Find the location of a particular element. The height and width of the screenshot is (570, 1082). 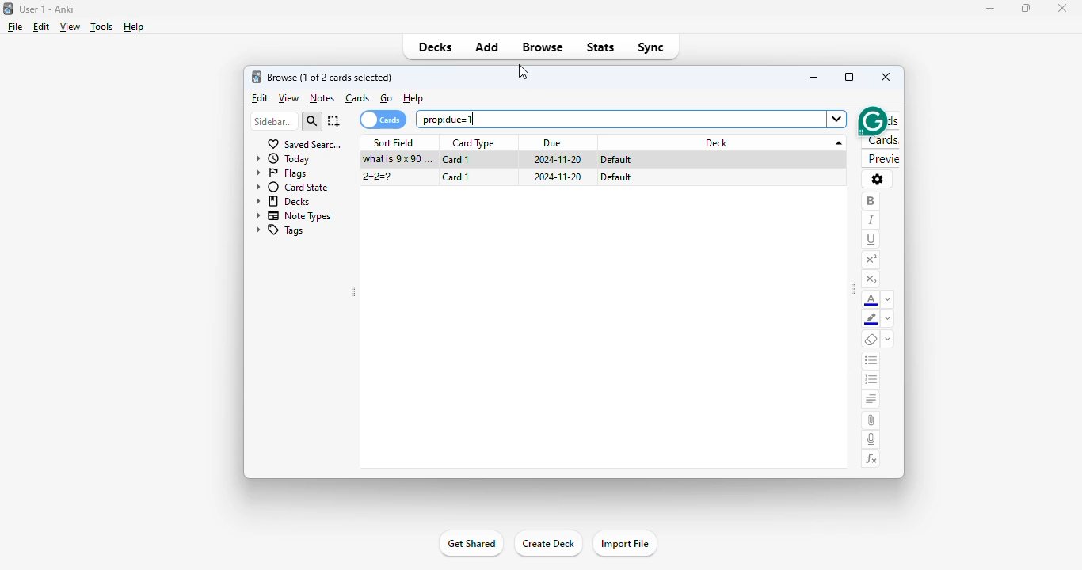

alignment is located at coordinates (872, 400).